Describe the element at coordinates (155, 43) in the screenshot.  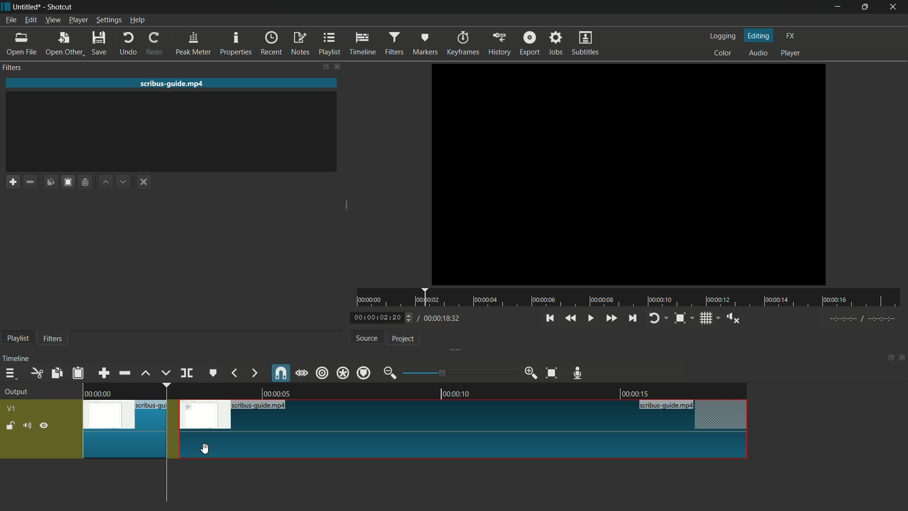
I see `redo` at that location.